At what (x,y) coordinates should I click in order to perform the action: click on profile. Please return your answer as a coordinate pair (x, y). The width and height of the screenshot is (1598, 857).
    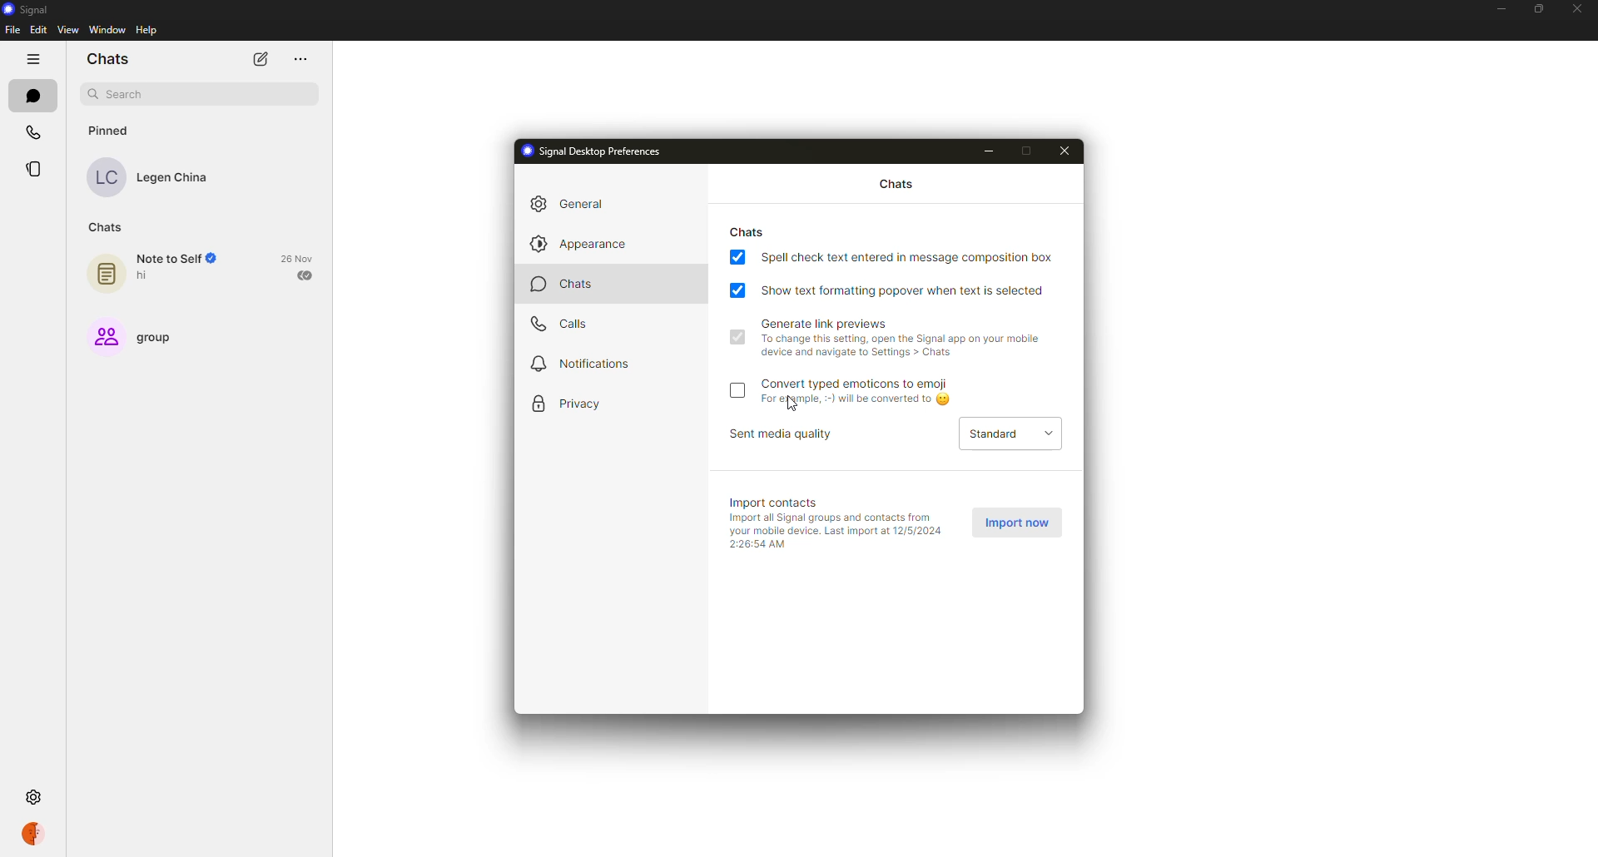
    Looking at the image, I should click on (32, 835).